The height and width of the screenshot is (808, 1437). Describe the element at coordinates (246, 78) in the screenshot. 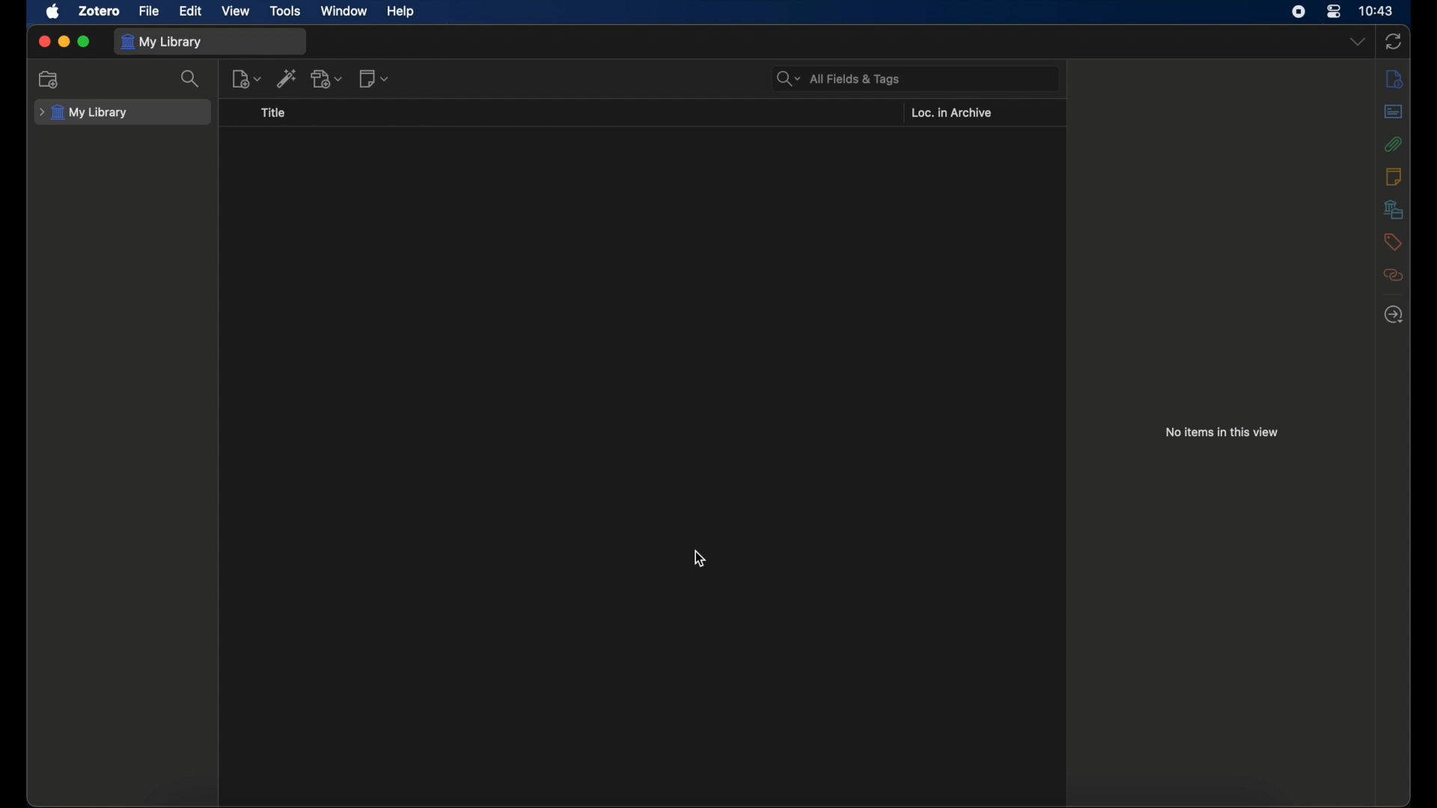

I see `new item` at that location.